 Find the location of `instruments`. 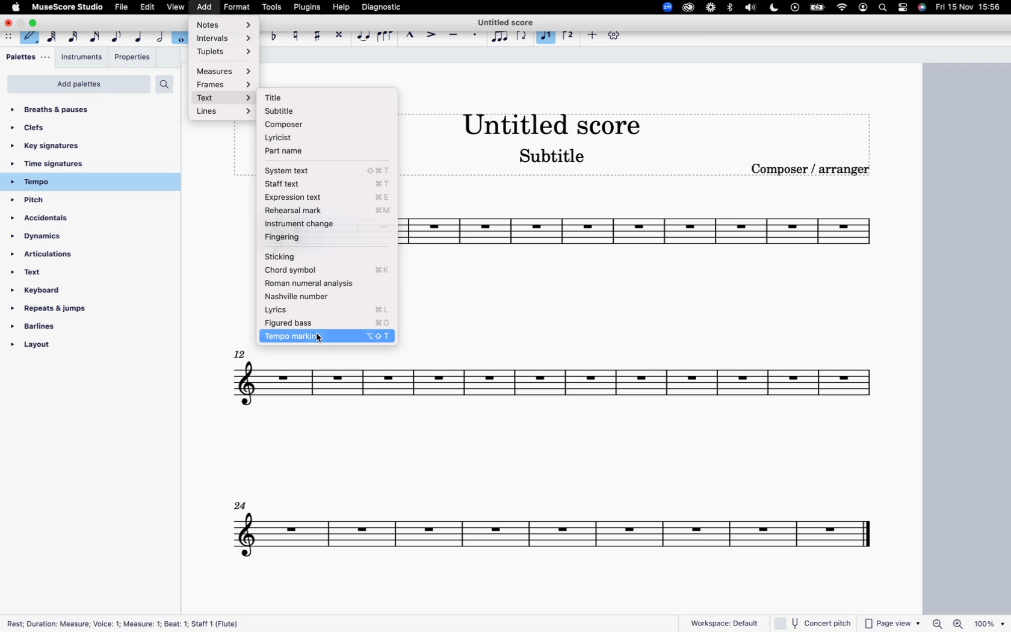

instruments is located at coordinates (82, 58).